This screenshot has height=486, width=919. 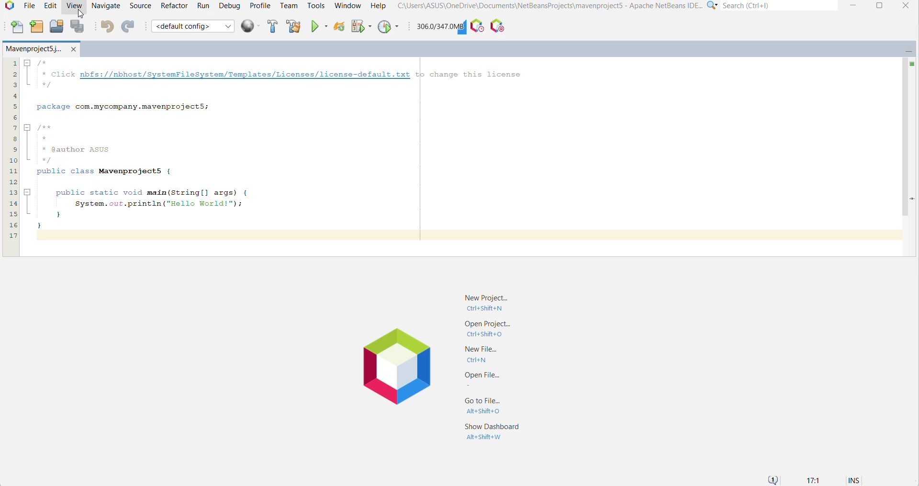 What do you see at coordinates (492, 431) in the screenshot?
I see `Show Dashboard` at bounding box center [492, 431].